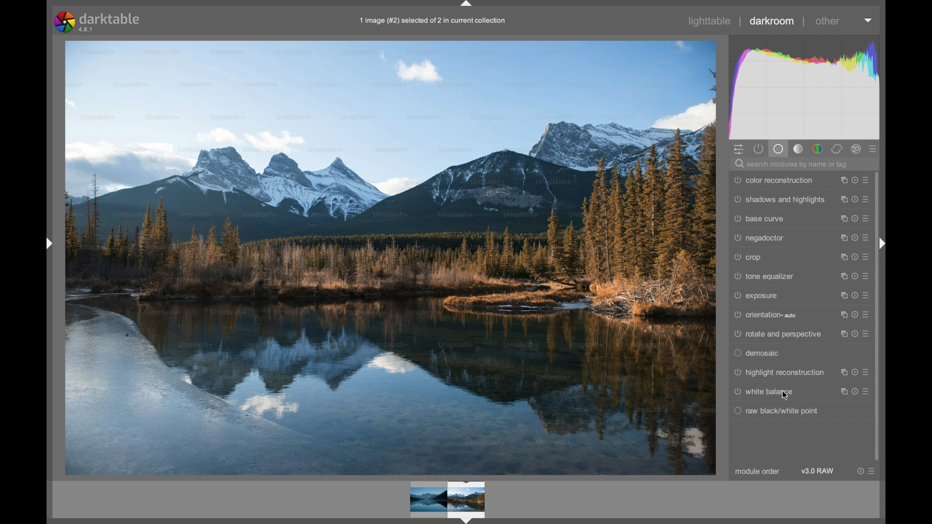 The height and width of the screenshot is (524, 932). I want to click on crop, so click(749, 257).